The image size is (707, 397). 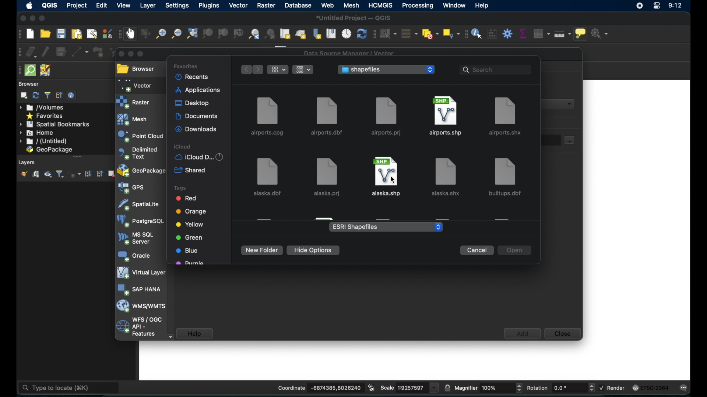 I want to click on forward, so click(x=258, y=70).